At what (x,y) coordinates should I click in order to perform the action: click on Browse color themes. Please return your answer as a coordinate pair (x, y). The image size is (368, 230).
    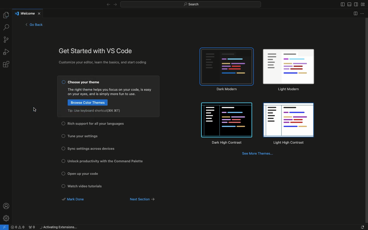
    Looking at the image, I should click on (87, 102).